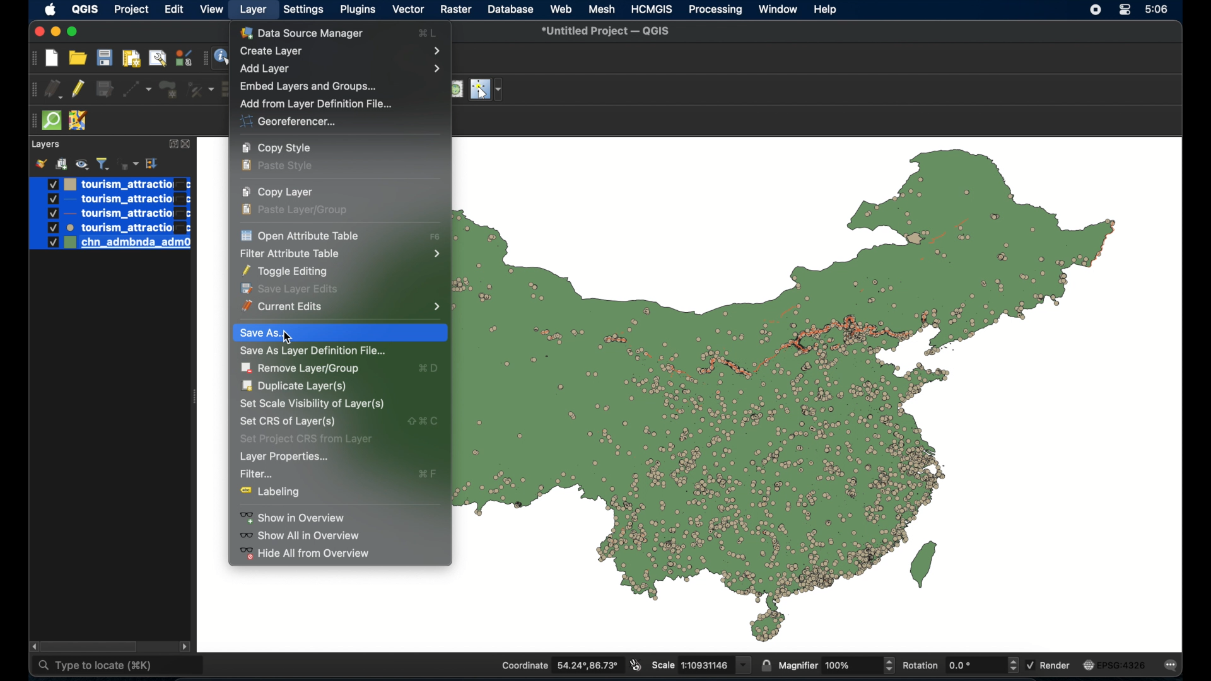 The width and height of the screenshot is (1211, 681). Describe the element at coordinates (204, 58) in the screenshot. I see `drag handle` at that location.